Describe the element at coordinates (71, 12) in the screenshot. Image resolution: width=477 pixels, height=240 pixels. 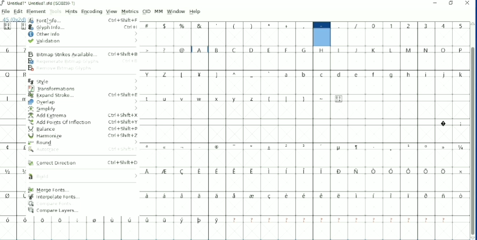
I see `Hints` at that location.